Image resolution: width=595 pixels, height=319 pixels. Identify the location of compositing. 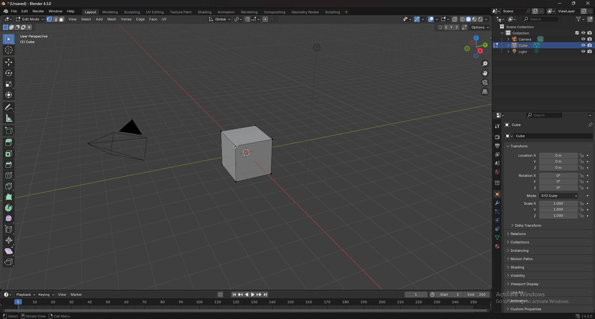
(275, 12).